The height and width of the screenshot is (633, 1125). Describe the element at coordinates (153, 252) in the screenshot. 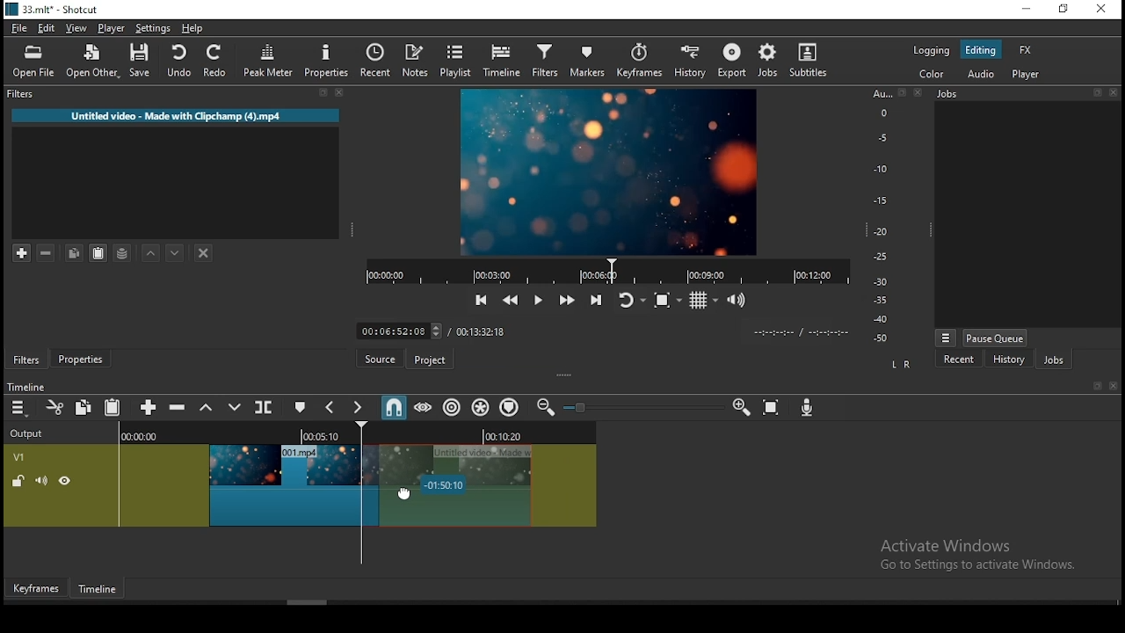

I see `move filter up` at that location.